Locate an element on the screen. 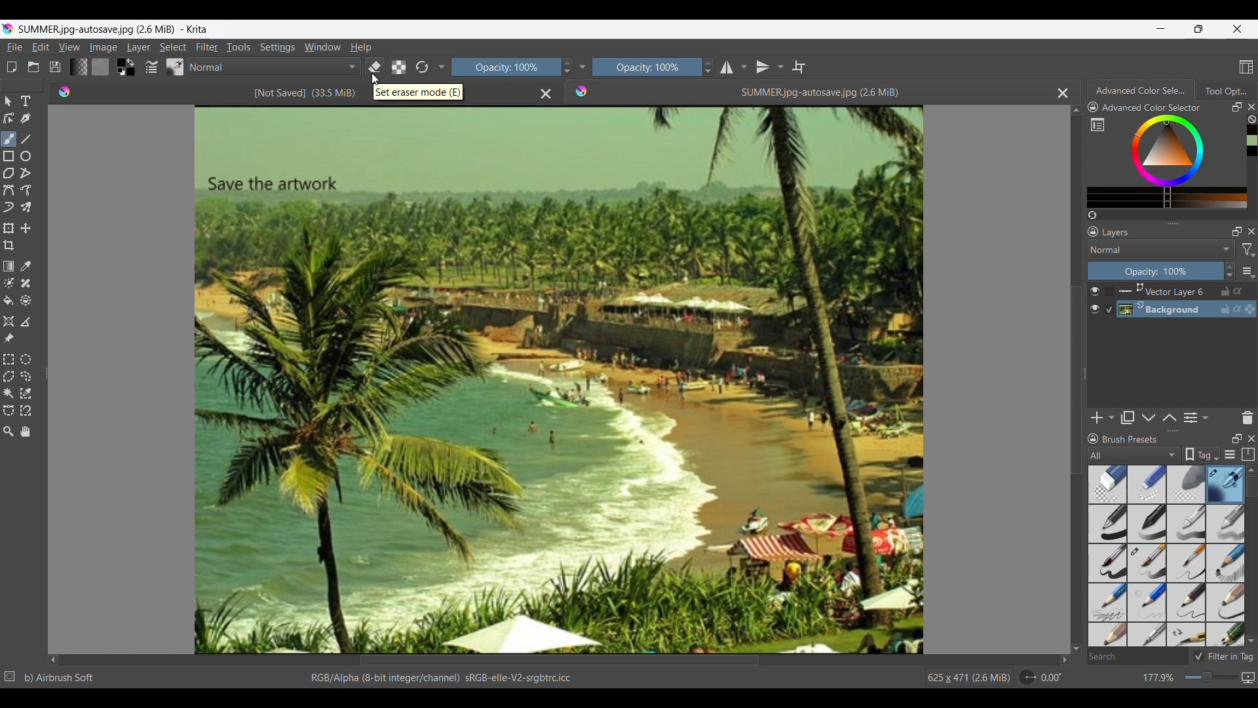  Change height of panels attached to this line is located at coordinates (1172, 223).